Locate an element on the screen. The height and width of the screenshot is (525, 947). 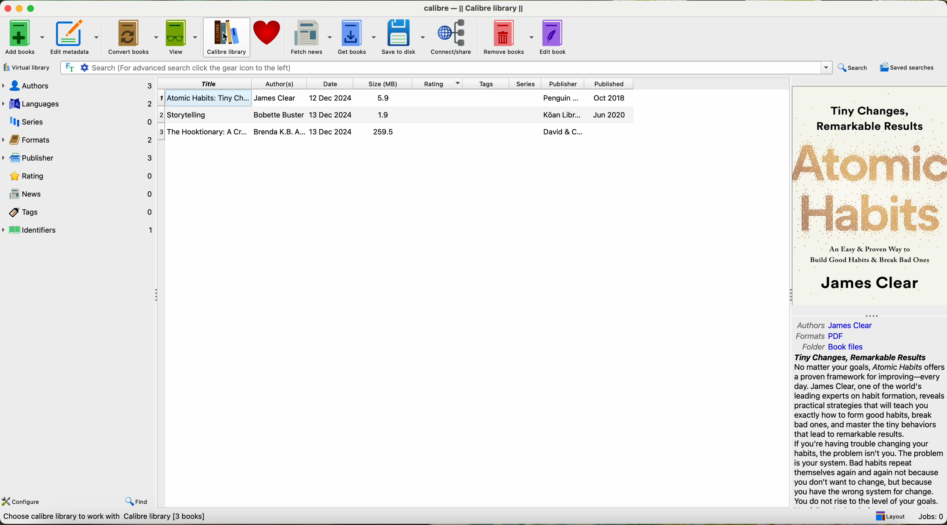
Choose calbre library to work with Calbre Library [3book} is located at coordinates (109, 519).